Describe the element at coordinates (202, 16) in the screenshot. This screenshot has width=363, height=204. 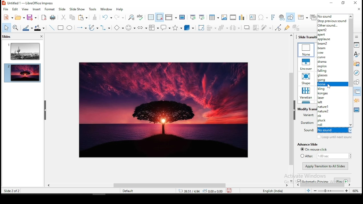
I see `start from current slide` at that location.